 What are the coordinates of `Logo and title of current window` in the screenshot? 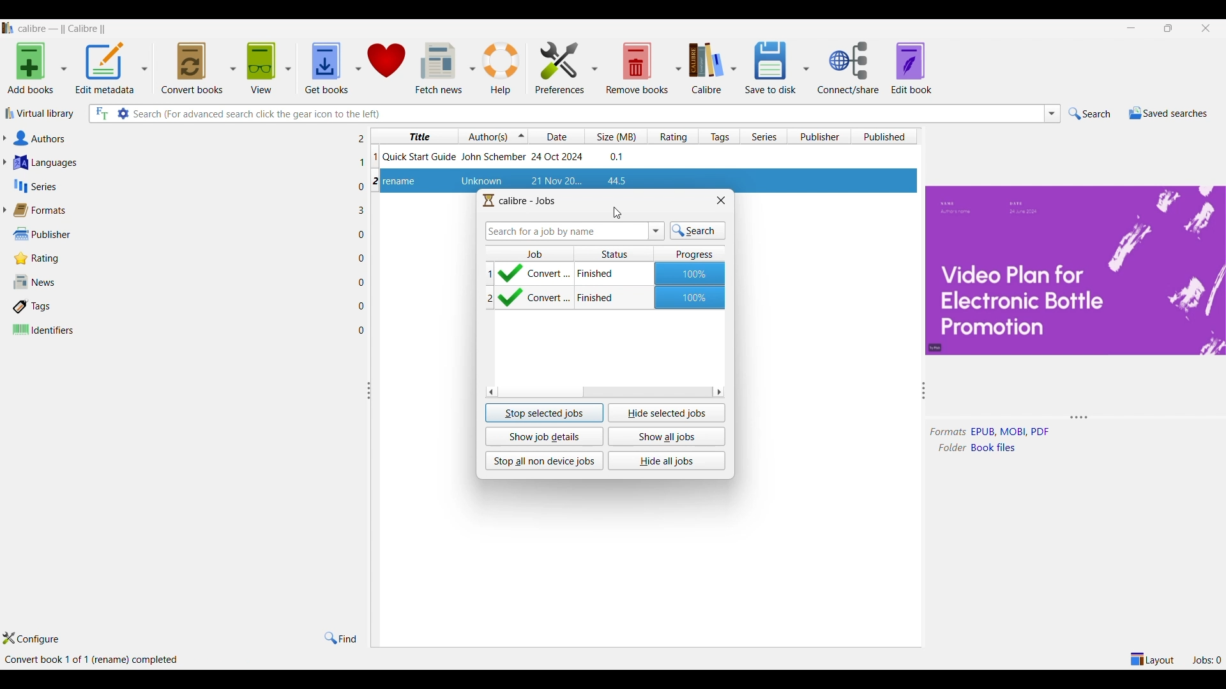 It's located at (520, 201).